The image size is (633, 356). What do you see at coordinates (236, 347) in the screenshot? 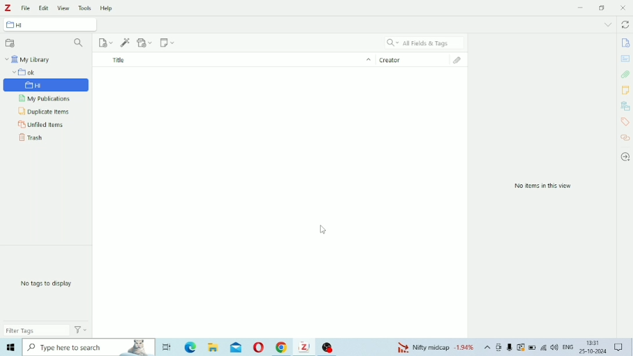
I see `Mail` at bounding box center [236, 347].